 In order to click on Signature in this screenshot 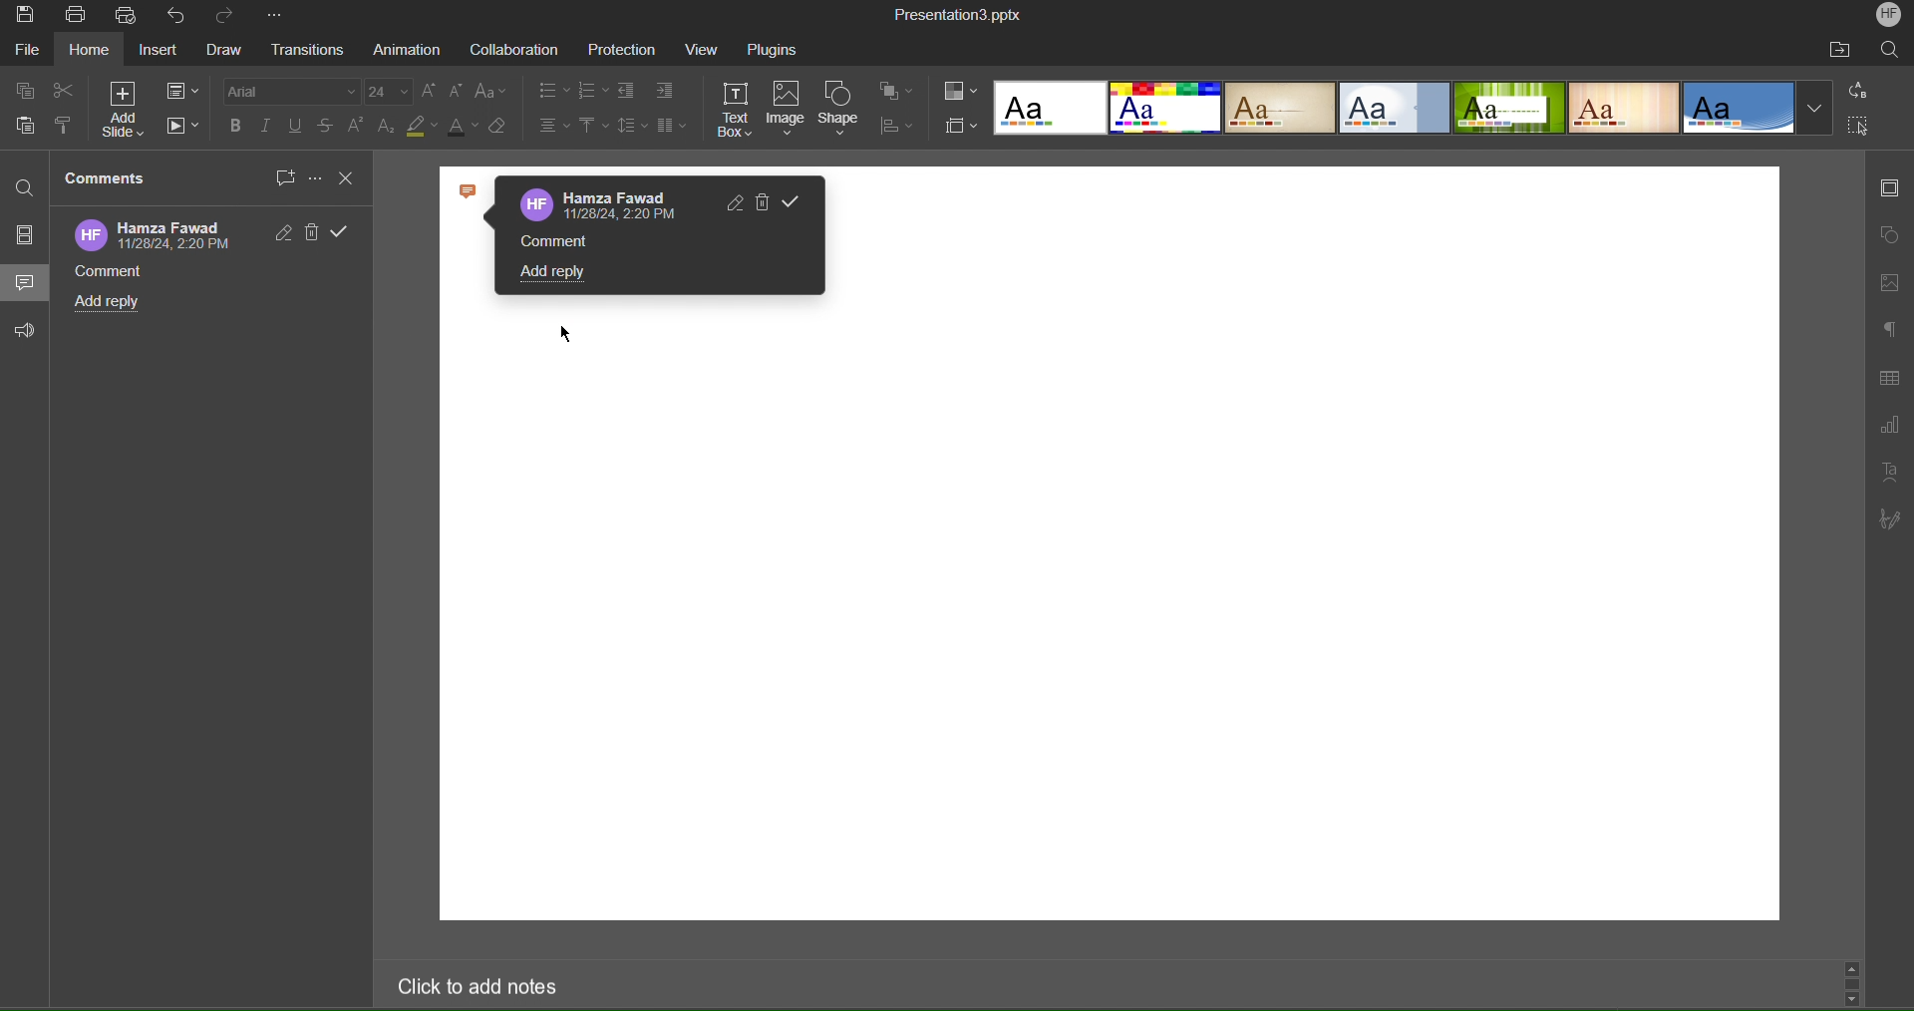, I will do `click(1888, 521)`.